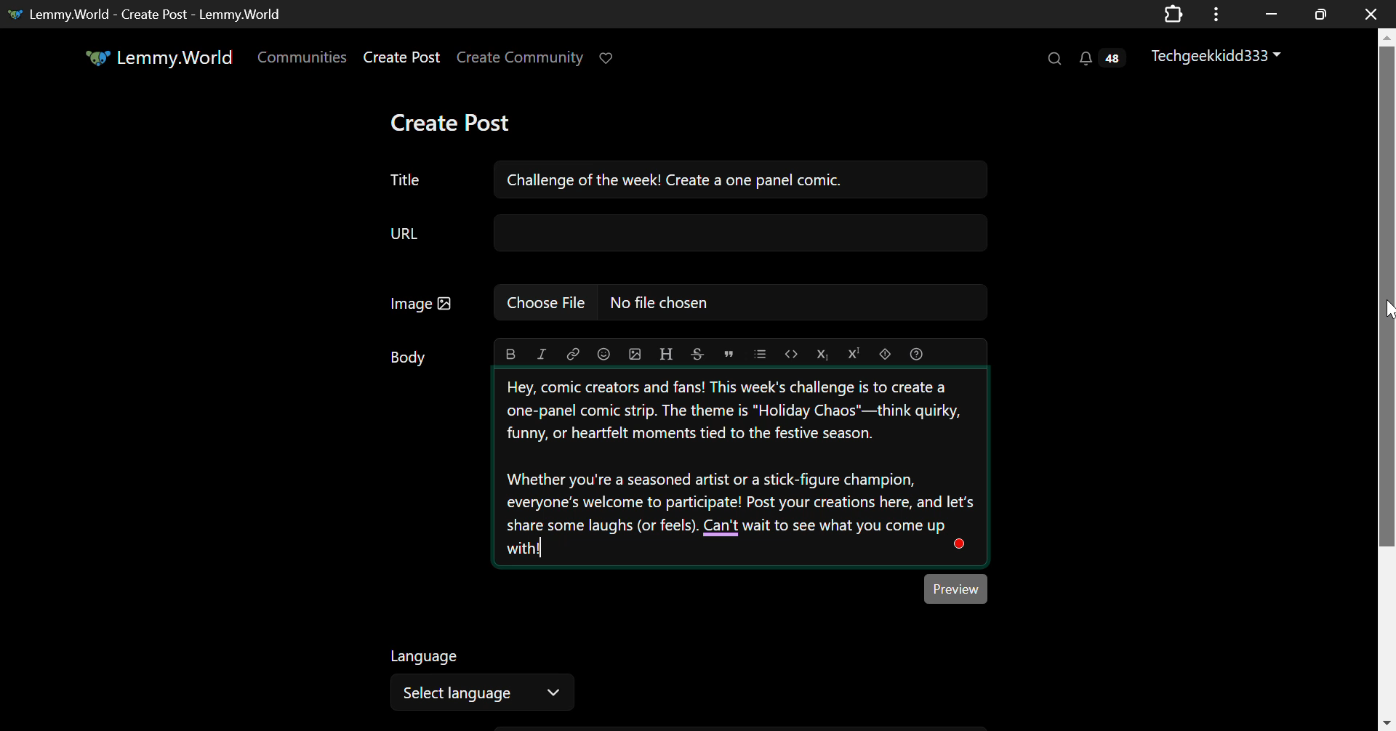  I want to click on italic, so click(540, 355).